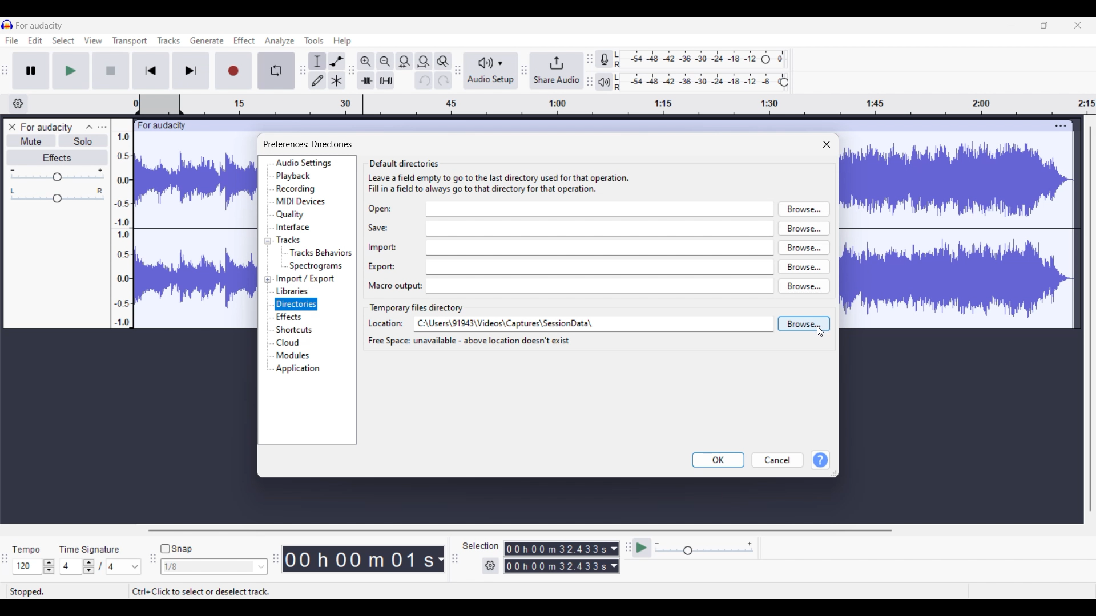  Describe the element at coordinates (294, 176) in the screenshot. I see `Playback` at that location.